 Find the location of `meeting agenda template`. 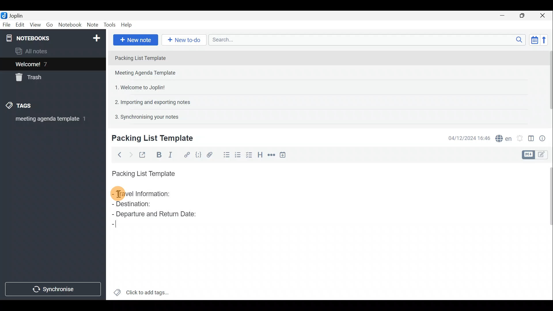

meeting agenda template is located at coordinates (50, 121).